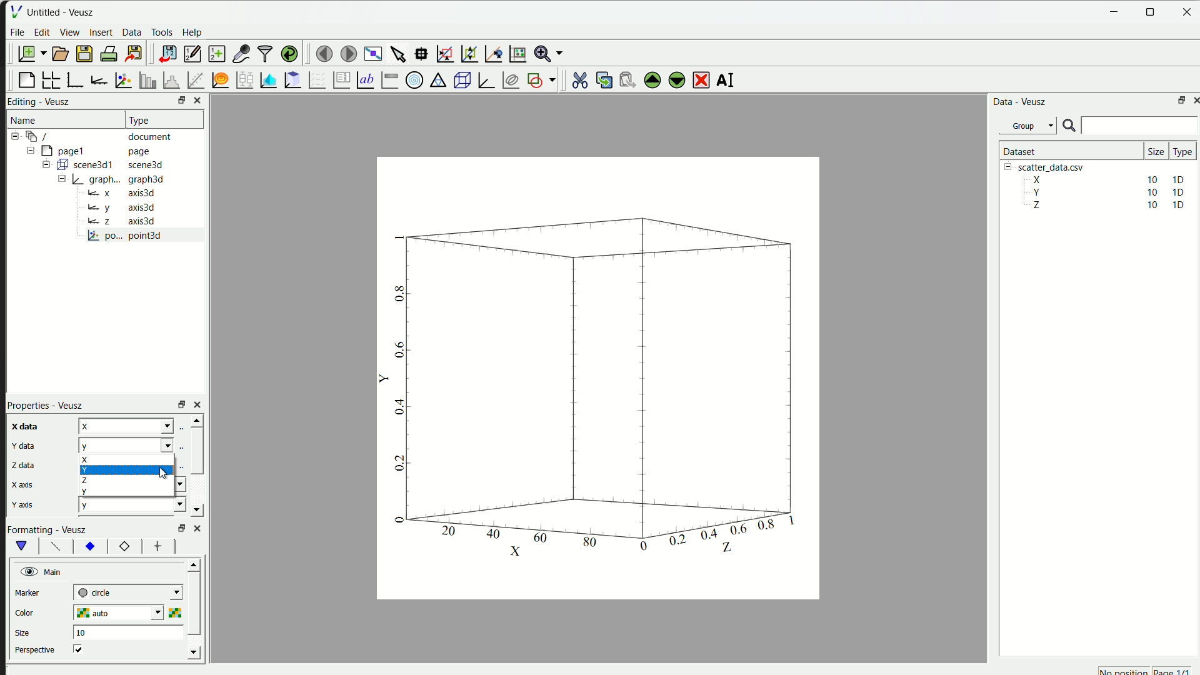 This screenshot has width=1200, height=675. Describe the element at coordinates (54, 546) in the screenshot. I see `font` at that location.